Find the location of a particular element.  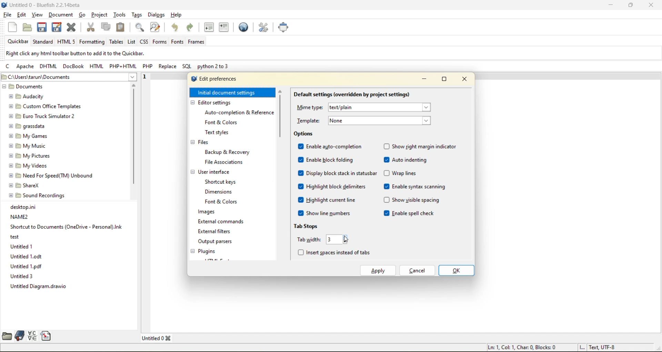

user interface is located at coordinates (215, 172).